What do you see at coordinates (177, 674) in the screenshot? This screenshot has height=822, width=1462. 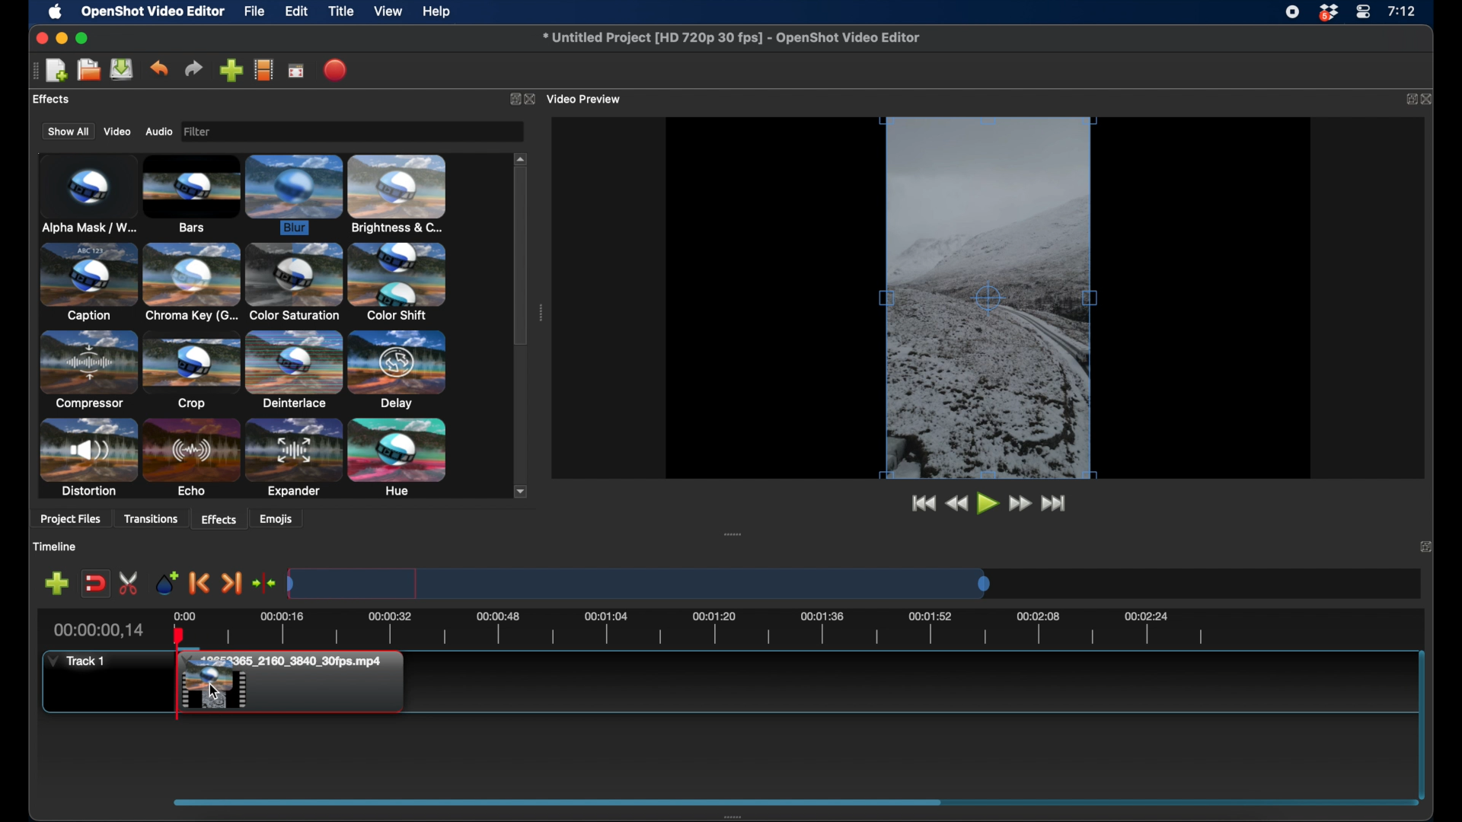 I see `playhead` at bounding box center [177, 674].